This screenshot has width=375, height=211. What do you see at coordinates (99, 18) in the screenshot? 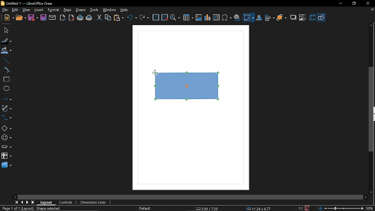
I see `Cut` at bounding box center [99, 18].